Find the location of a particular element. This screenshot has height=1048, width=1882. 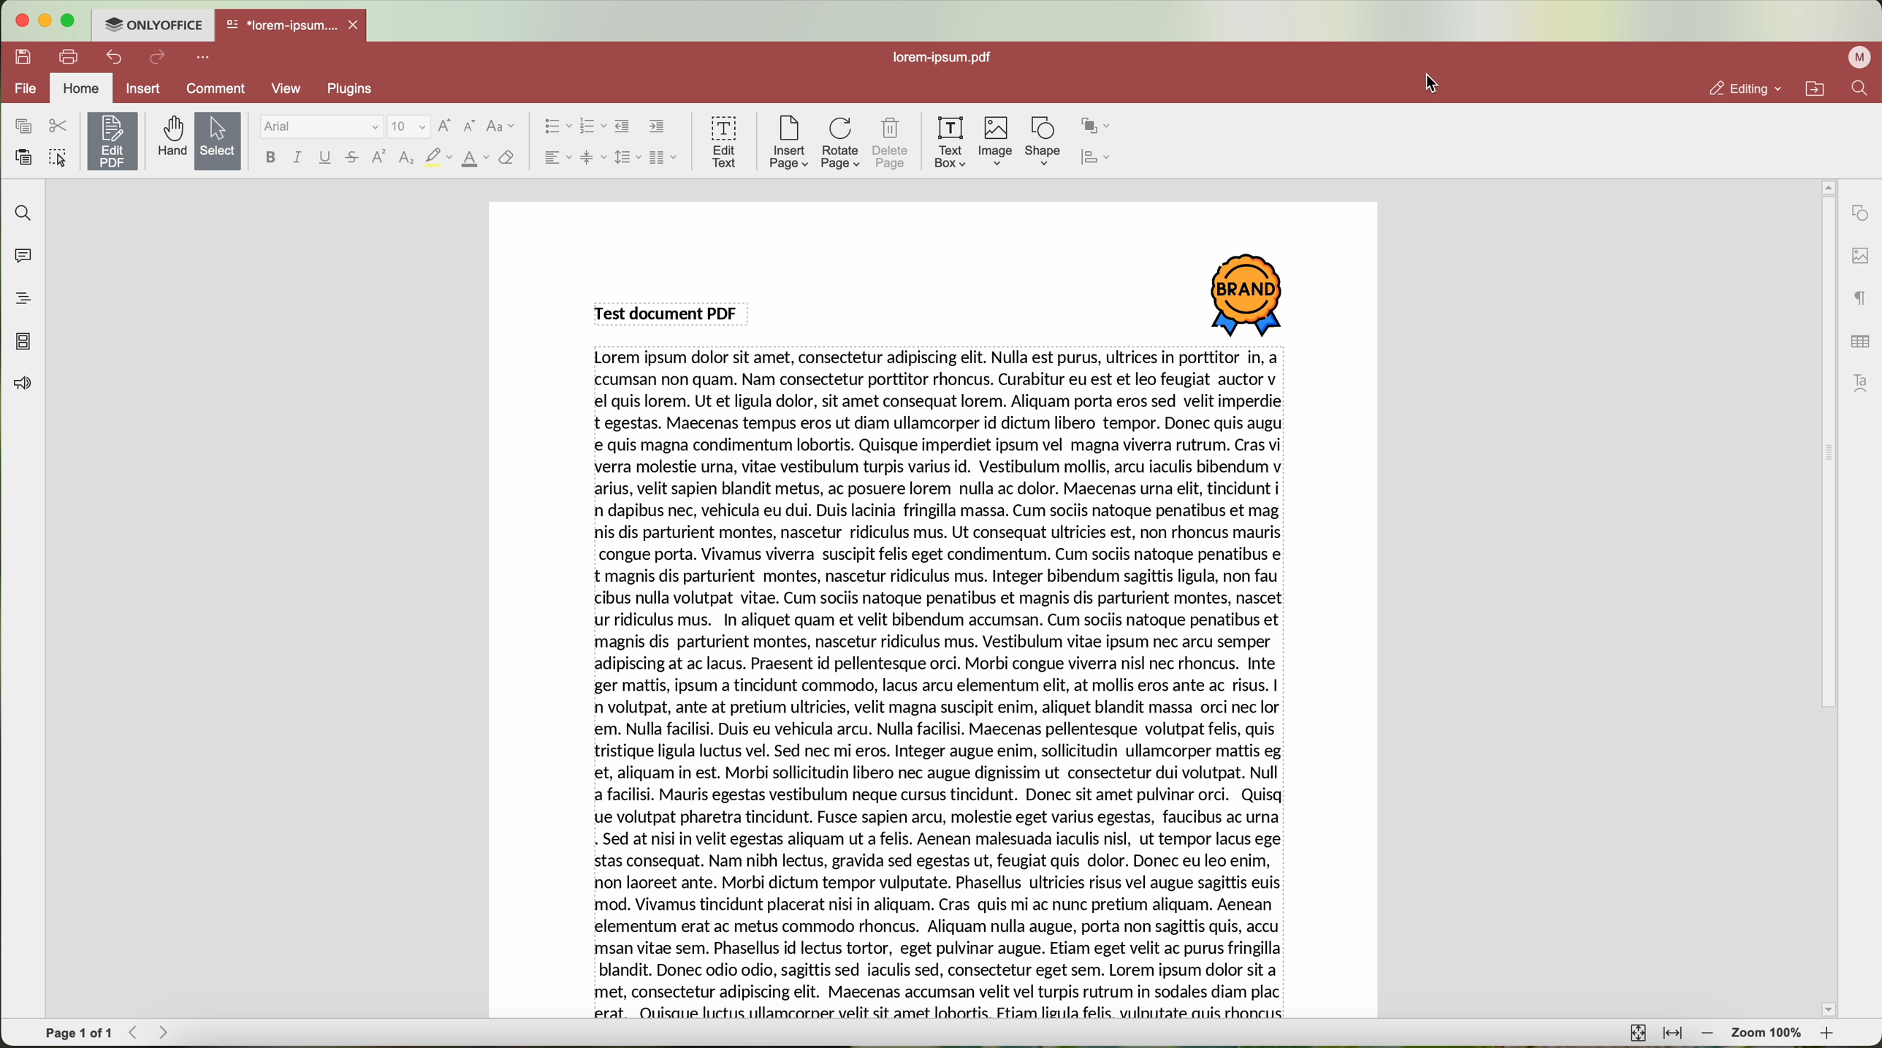

*lorem-ipsum.... is located at coordinates (281, 22).